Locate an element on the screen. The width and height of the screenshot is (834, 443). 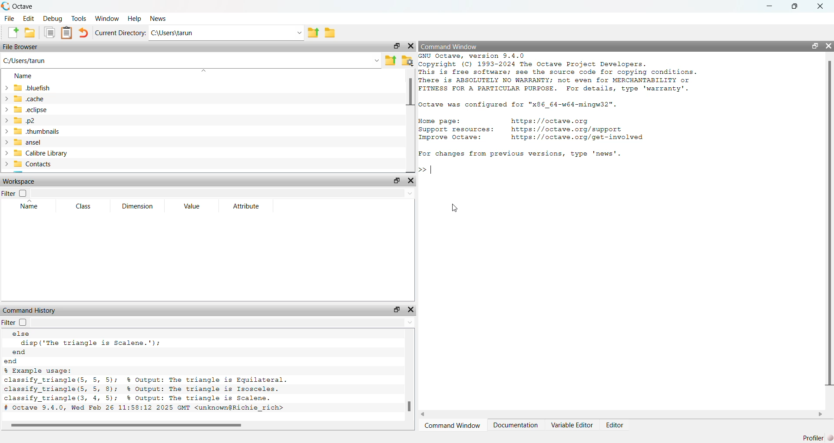
close is located at coordinates (821, 6).